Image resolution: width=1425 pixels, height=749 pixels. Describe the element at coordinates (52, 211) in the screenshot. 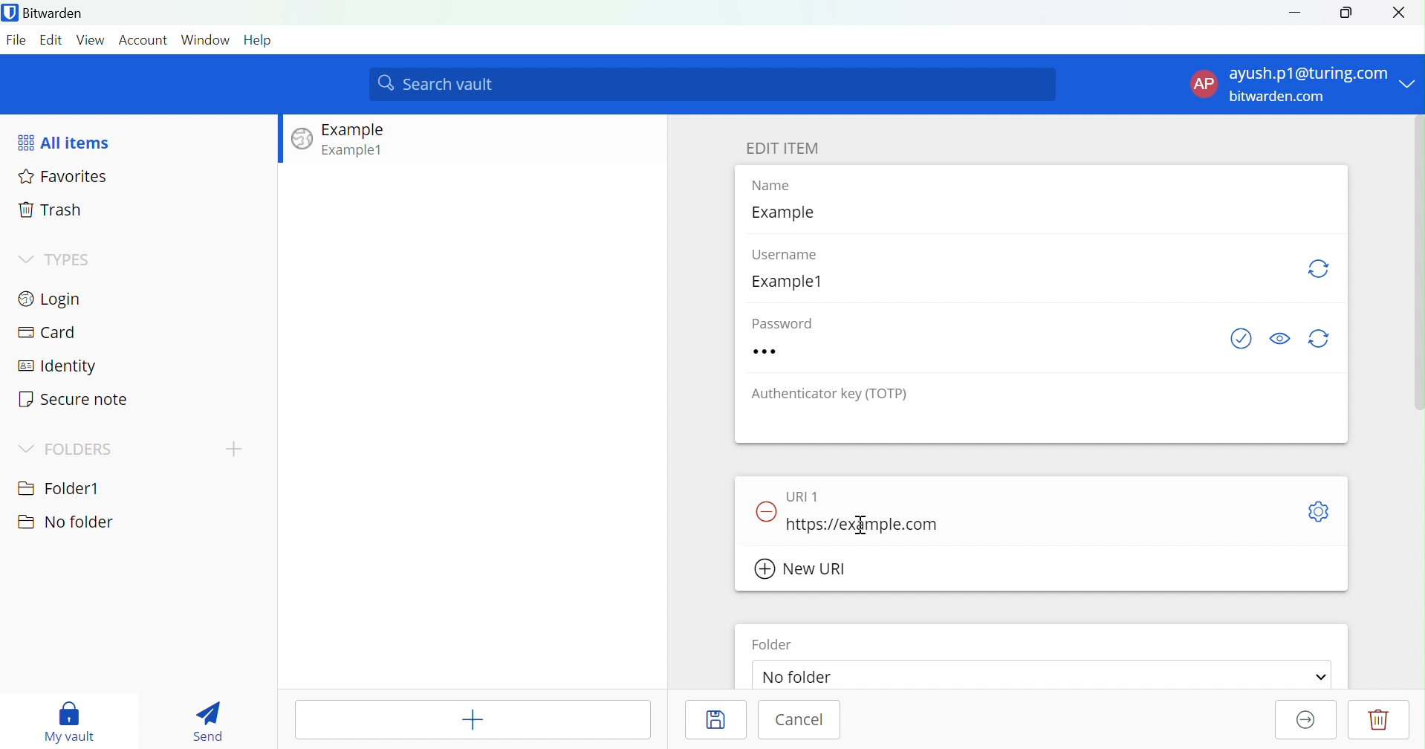

I see `Trash` at that location.